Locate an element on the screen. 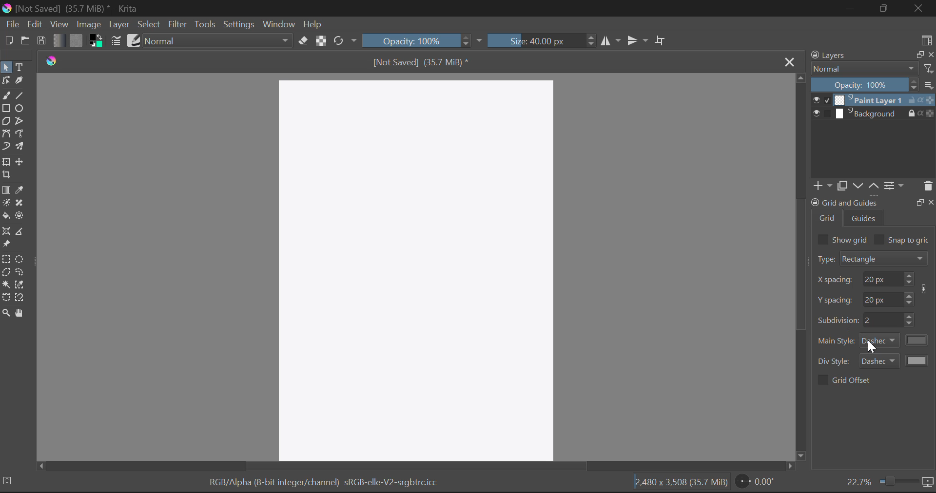  spacing x is located at coordinates (881, 279).